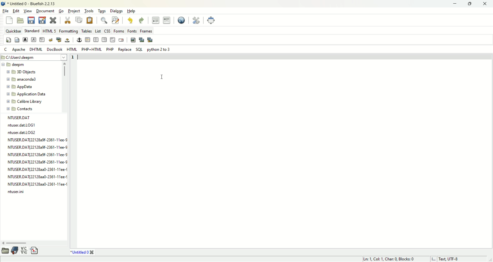 The height and width of the screenshot is (262, 493). What do you see at coordinates (20, 72) in the screenshot?
I see `3D objects` at bounding box center [20, 72].